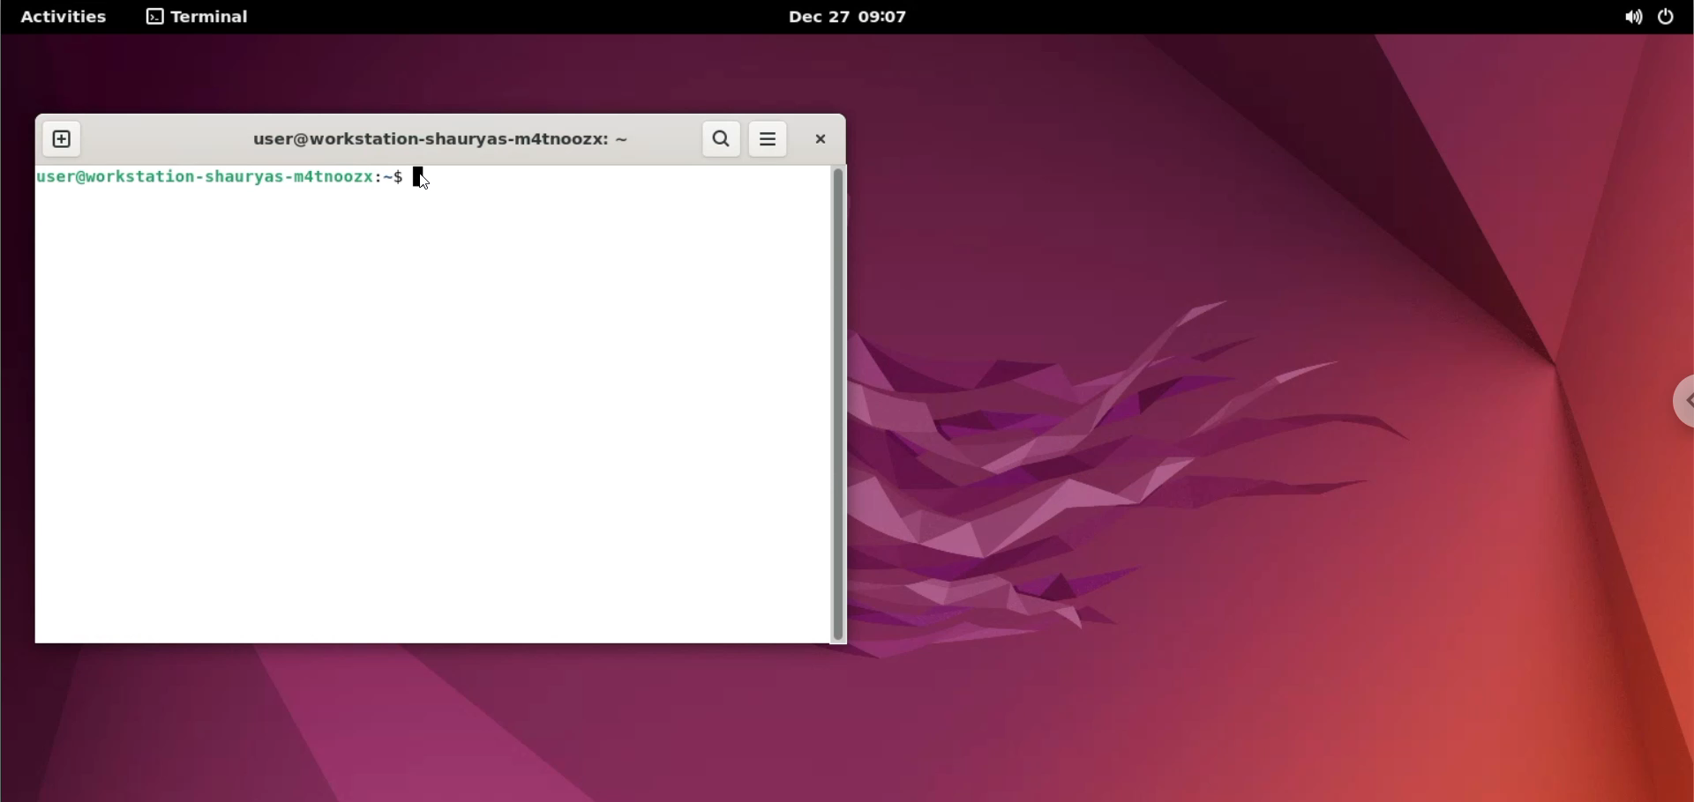  Describe the element at coordinates (771, 140) in the screenshot. I see `Hamburger` at that location.